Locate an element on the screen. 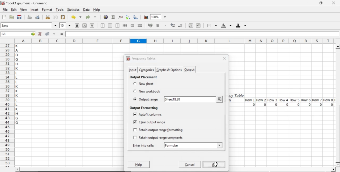 The height and width of the screenshot is (172, 340). drop down is located at coordinates (219, 145).